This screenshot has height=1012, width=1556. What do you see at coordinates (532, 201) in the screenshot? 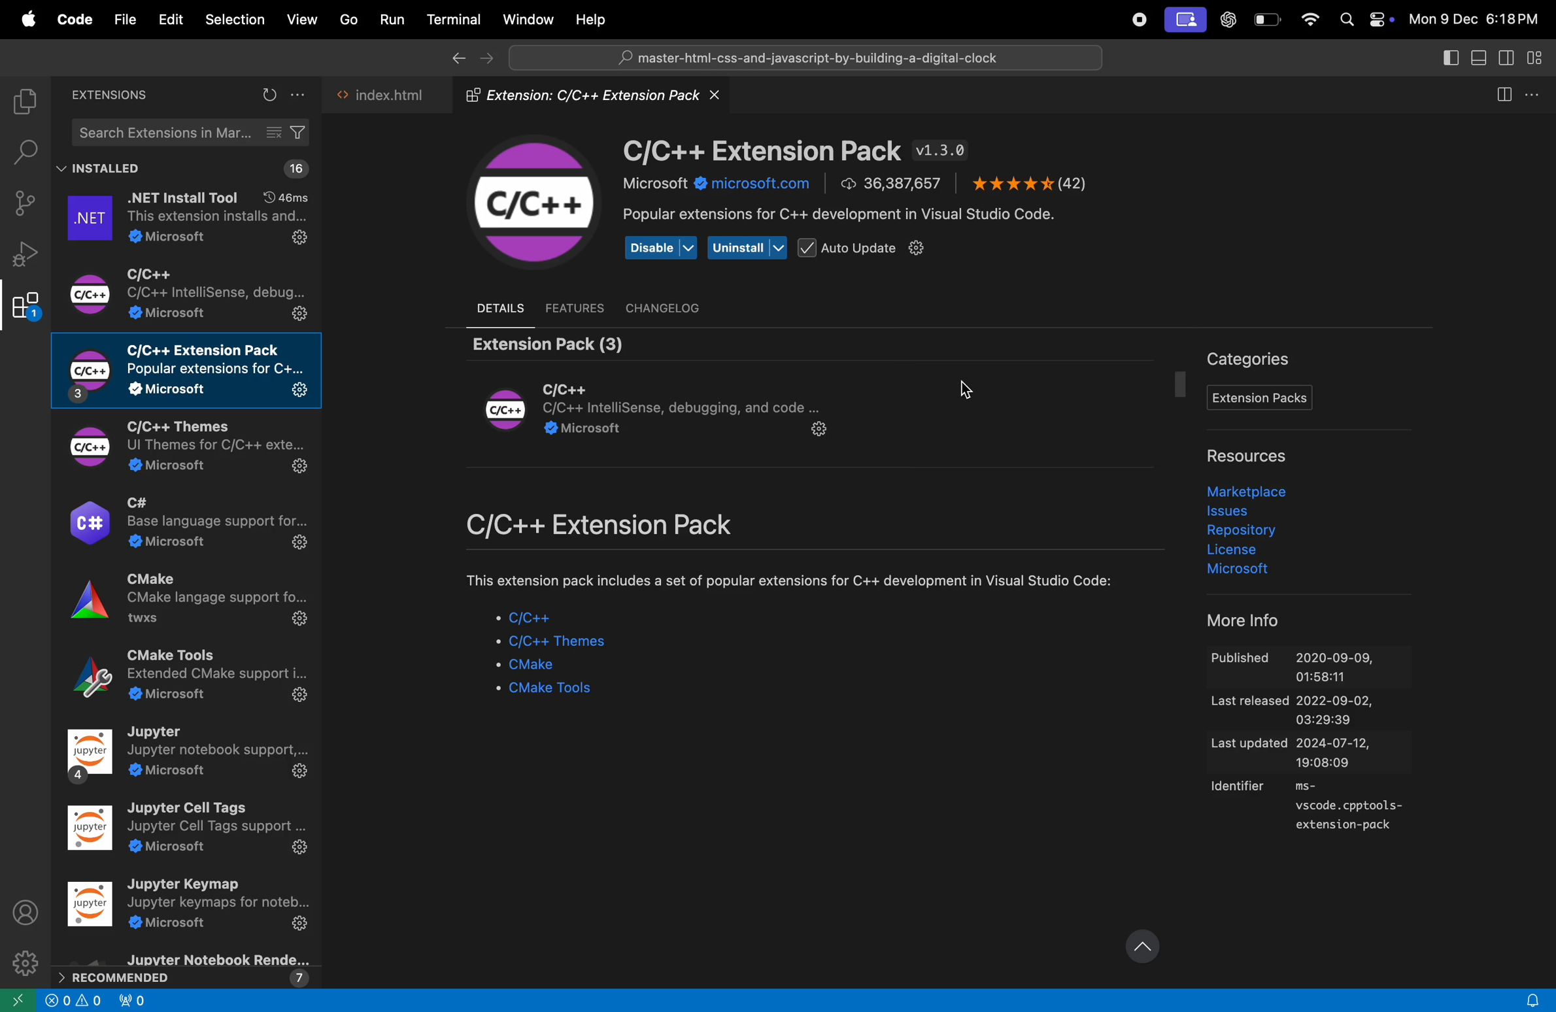
I see `C/C++ ` at bounding box center [532, 201].